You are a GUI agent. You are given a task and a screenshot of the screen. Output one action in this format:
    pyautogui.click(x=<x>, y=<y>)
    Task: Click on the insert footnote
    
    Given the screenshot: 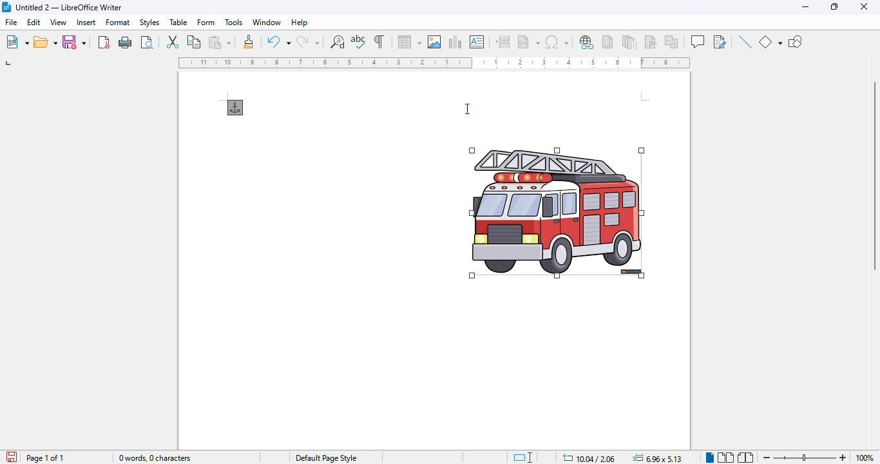 What is the action you would take?
    pyautogui.click(x=607, y=42)
    